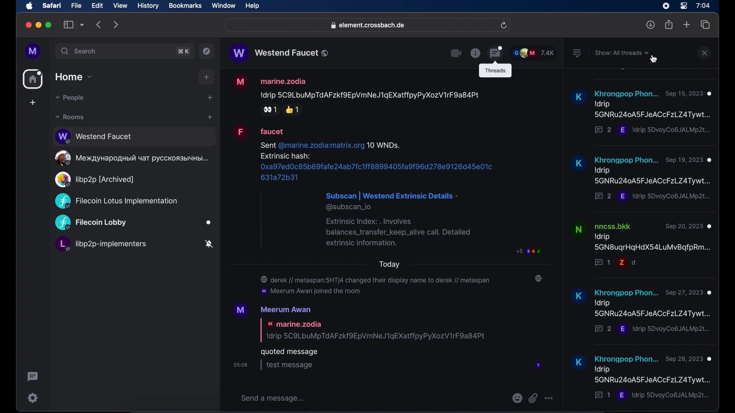 This screenshot has width=735, height=413. Describe the element at coordinates (70, 98) in the screenshot. I see `people dropdown` at that location.